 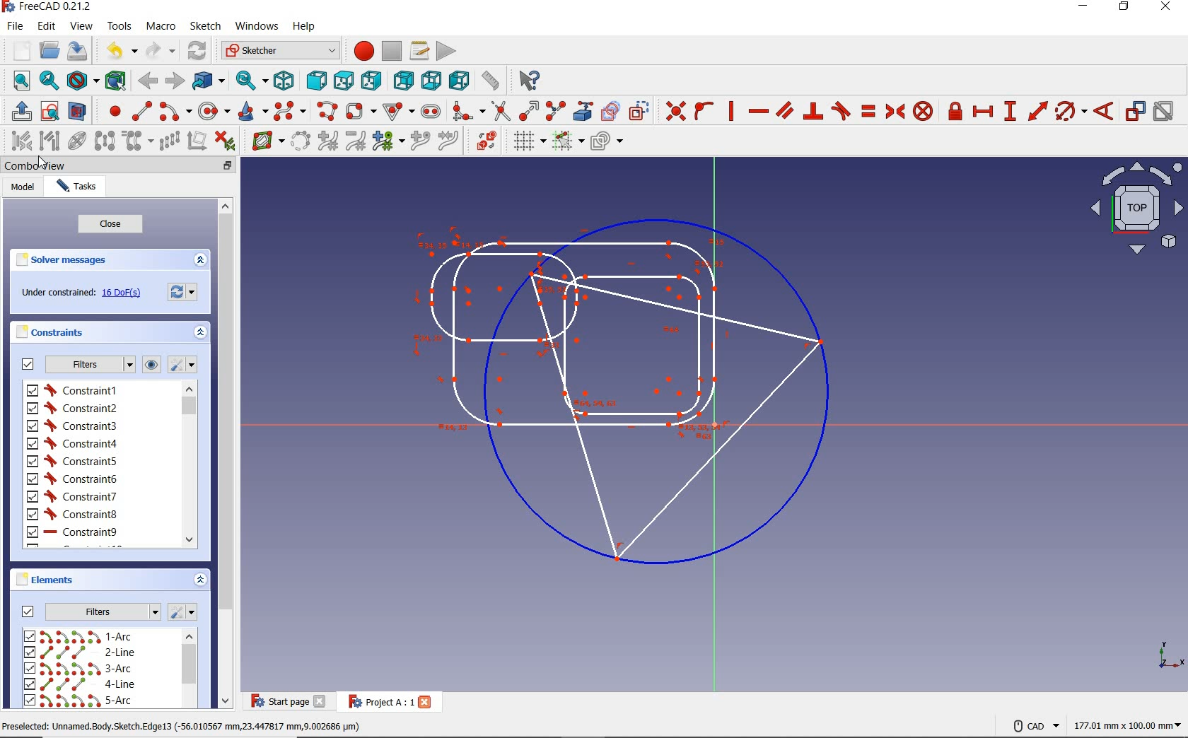 What do you see at coordinates (258, 26) in the screenshot?
I see `windows` at bounding box center [258, 26].